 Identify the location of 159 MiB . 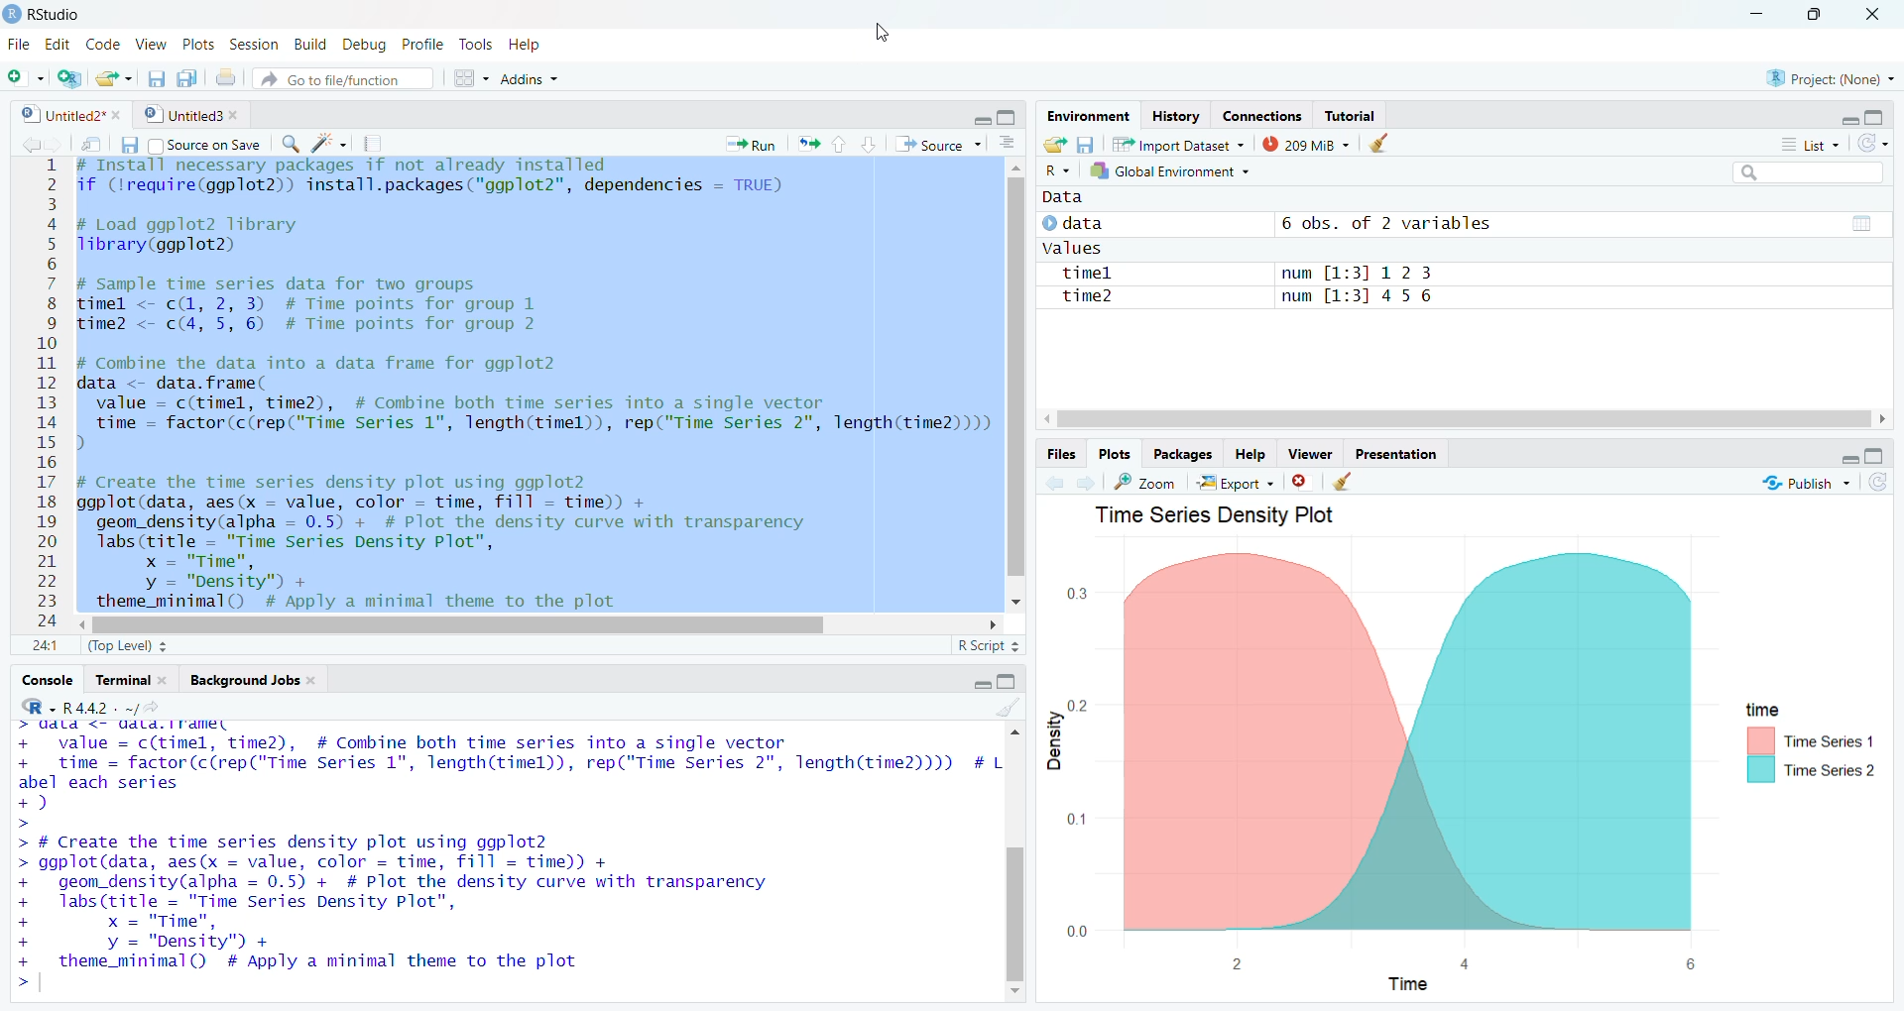
(1303, 144).